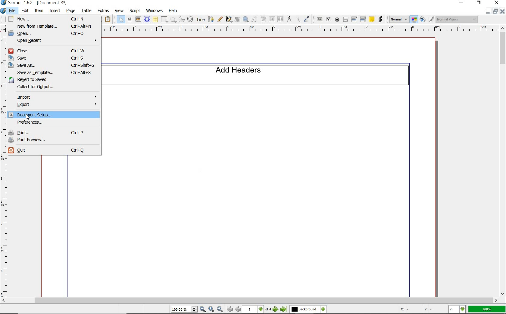  What do you see at coordinates (27, 117) in the screenshot?
I see `Cursor` at bounding box center [27, 117].